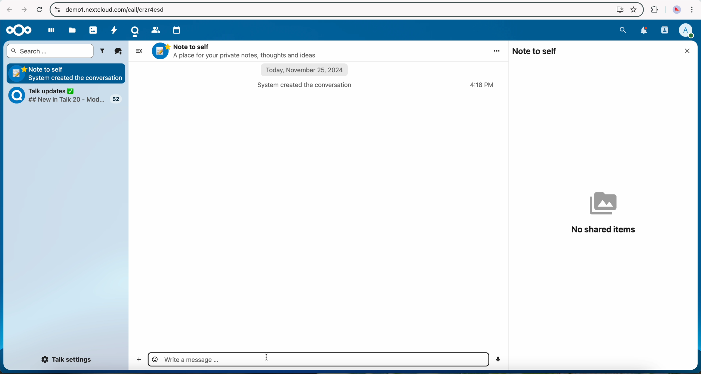  I want to click on notifications, so click(645, 31).